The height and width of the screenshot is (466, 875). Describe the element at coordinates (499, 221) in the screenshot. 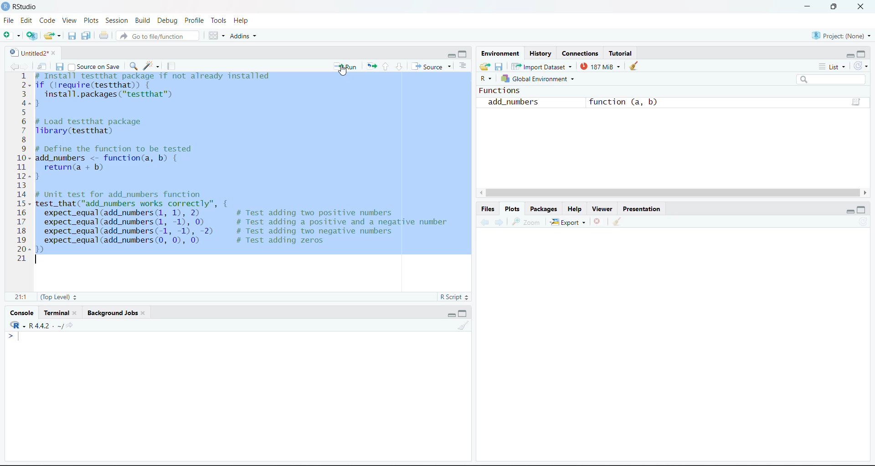

I see `next` at that location.